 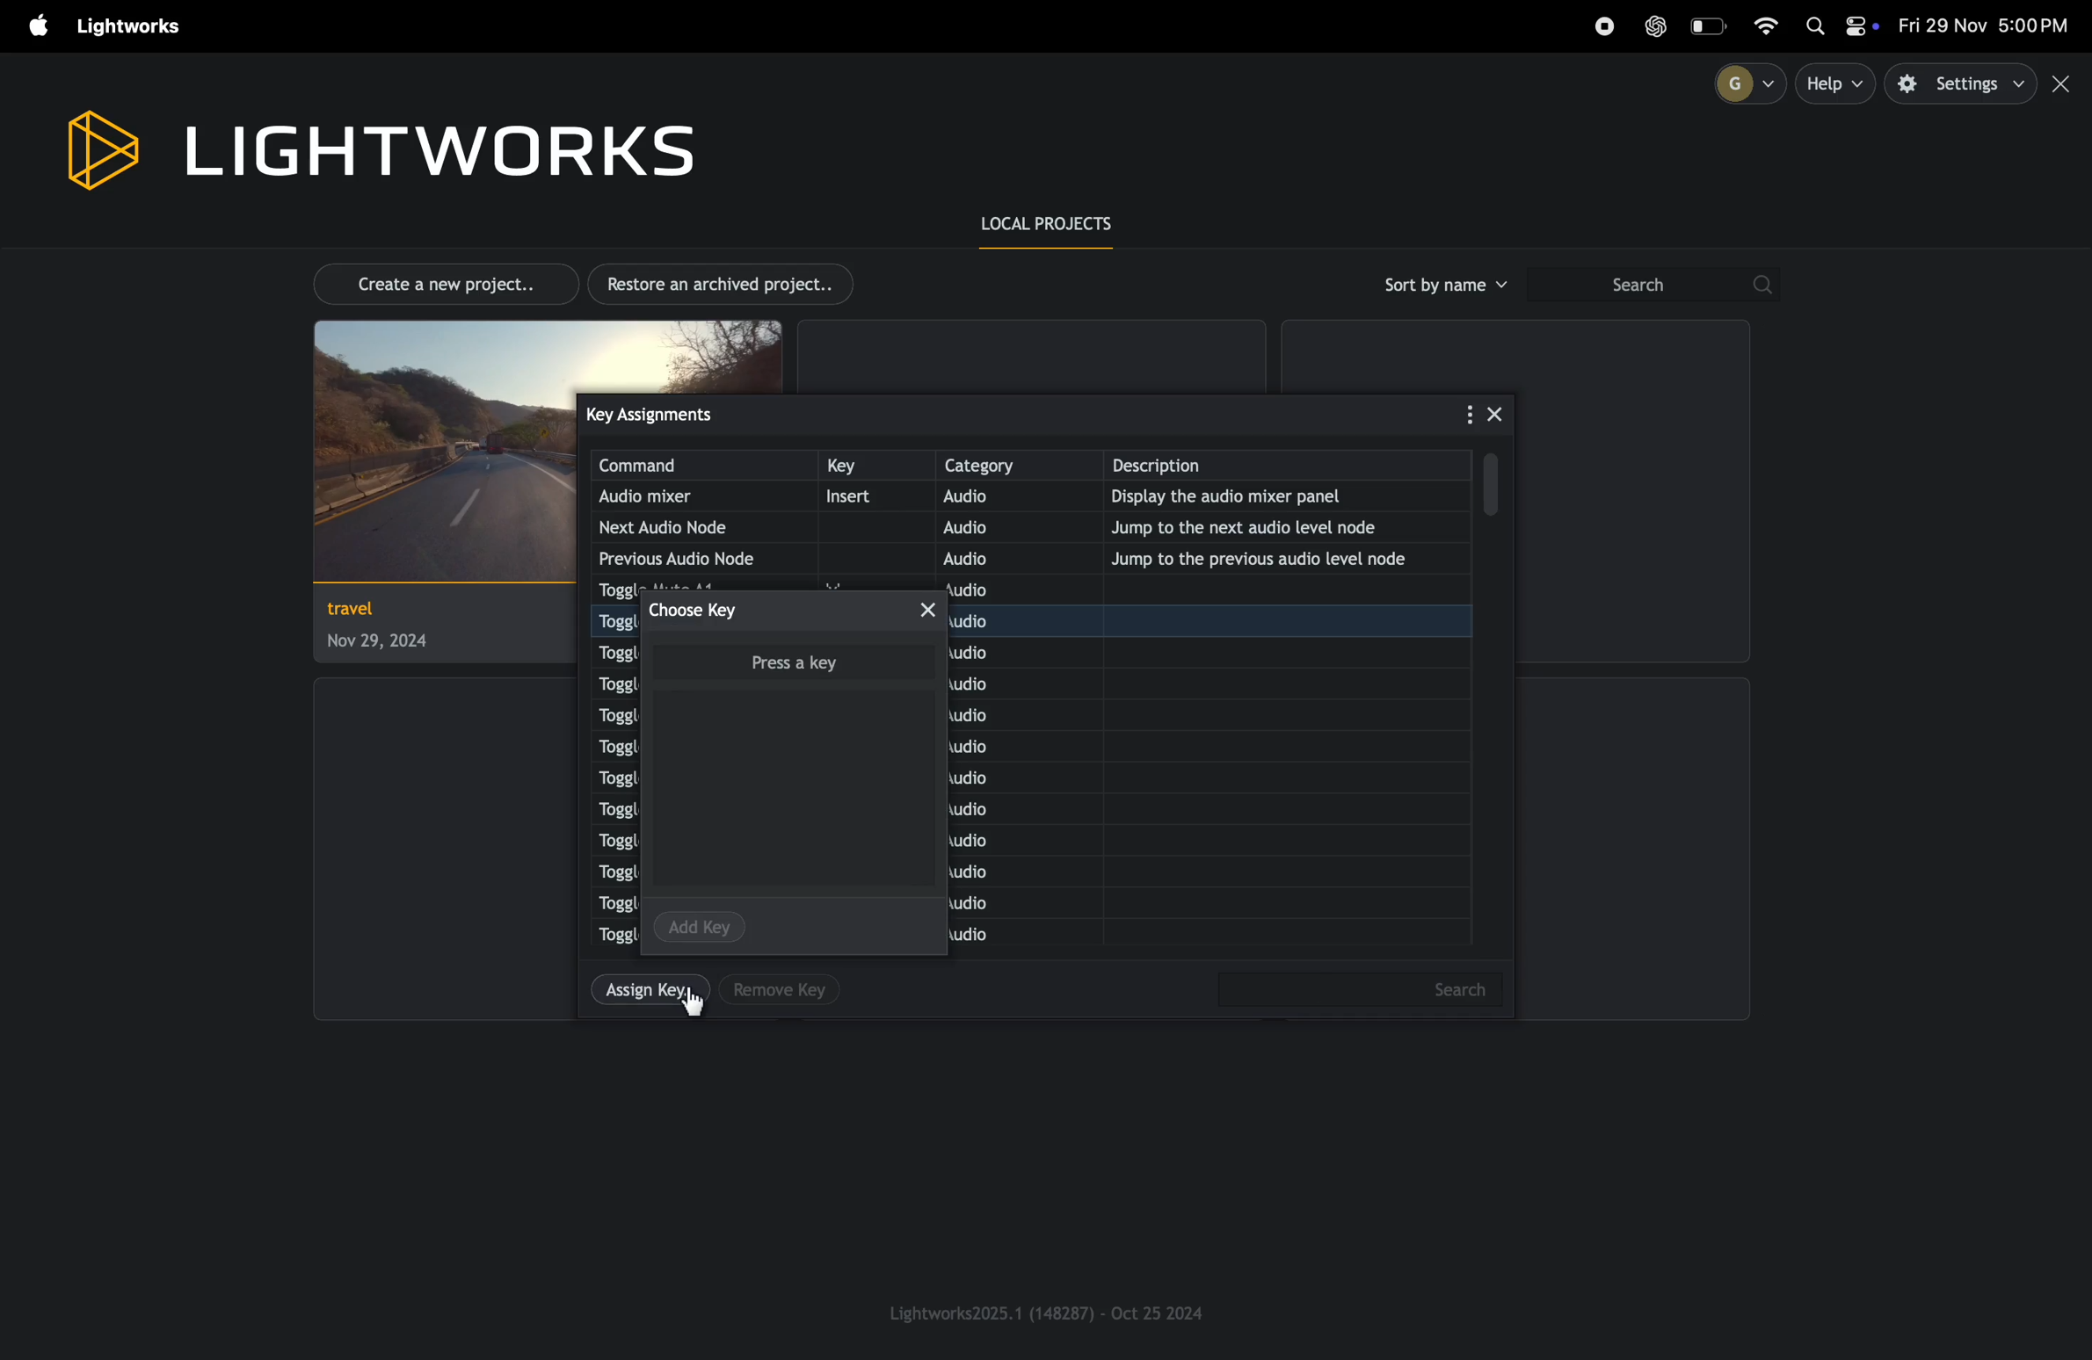 What do you see at coordinates (702, 466) in the screenshot?
I see `command` at bounding box center [702, 466].